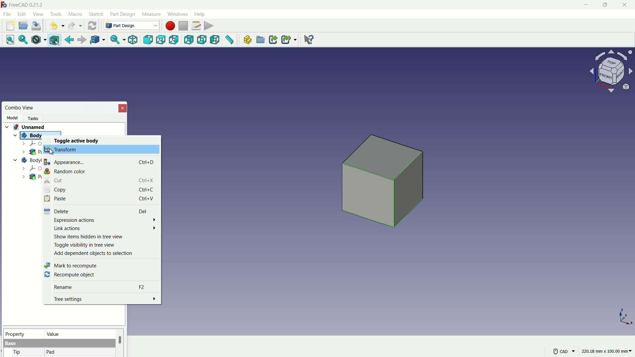  What do you see at coordinates (62, 149) in the screenshot?
I see `transform` at bounding box center [62, 149].